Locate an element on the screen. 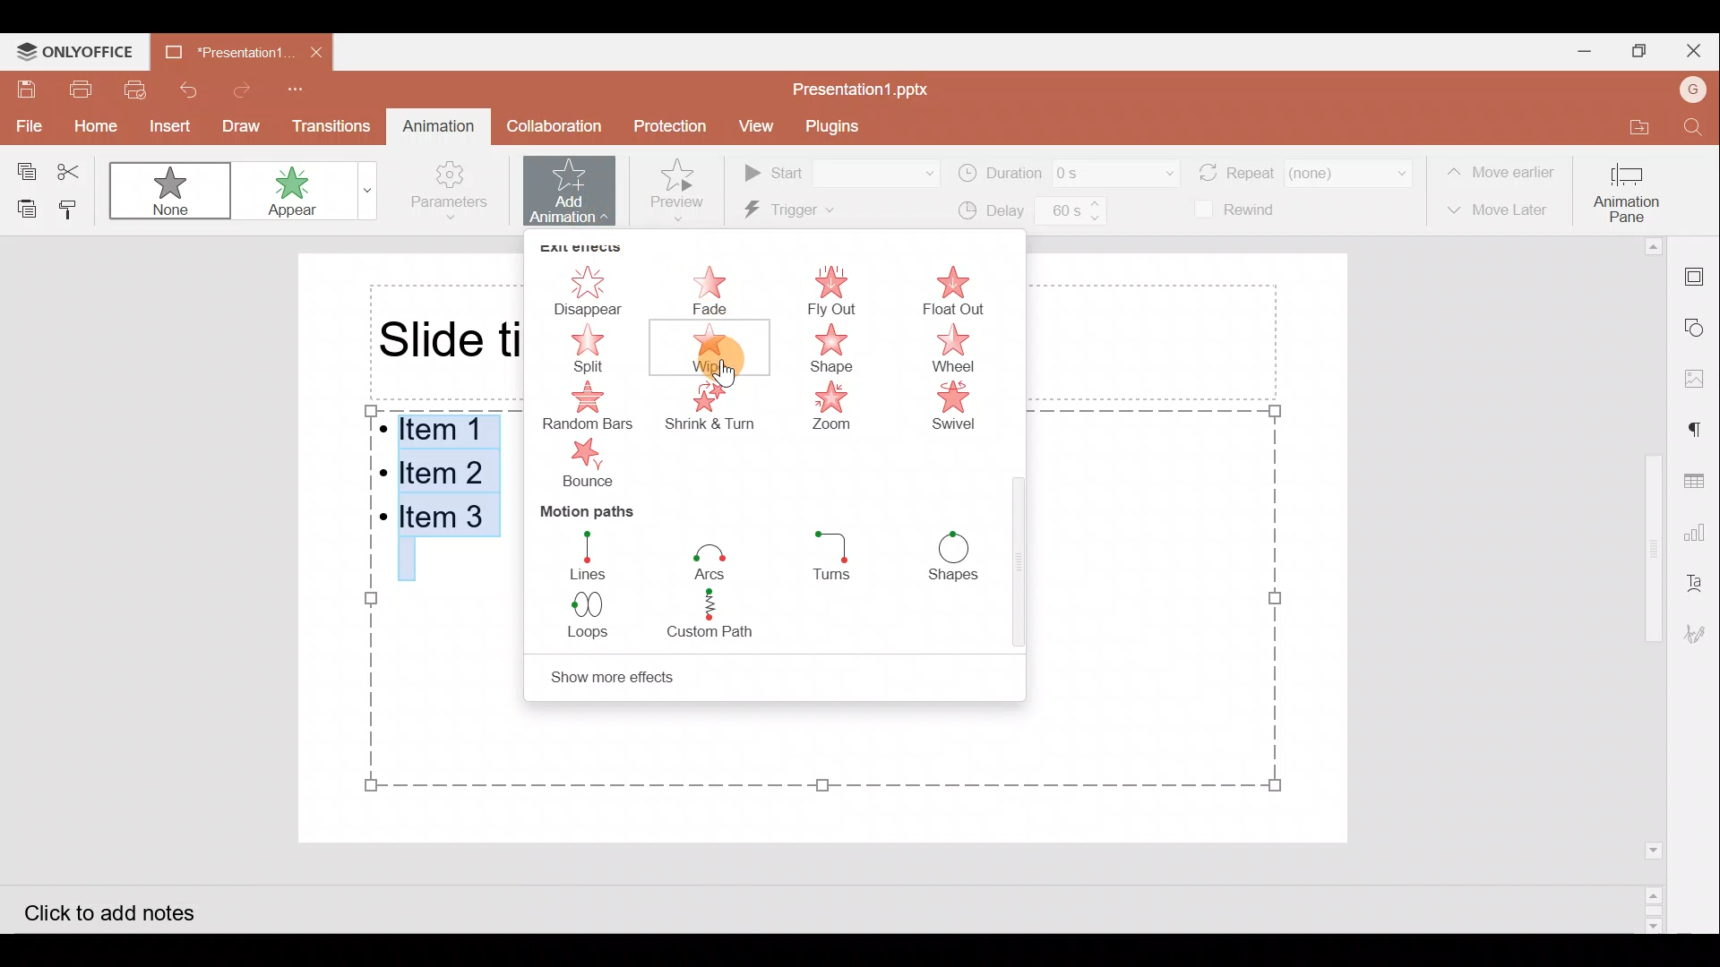 The width and height of the screenshot is (1720, 967). Animation pane is located at coordinates (1629, 192).